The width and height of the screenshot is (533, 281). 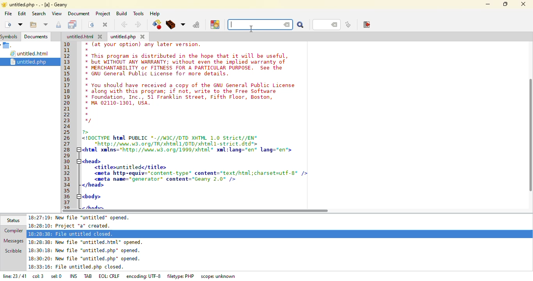 What do you see at coordinates (76, 268) in the screenshot?
I see `18:33:16: file untitled.php closed.` at bounding box center [76, 268].